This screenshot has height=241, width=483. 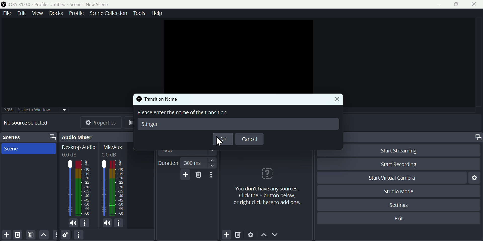 What do you see at coordinates (44, 234) in the screenshot?
I see `Up` at bounding box center [44, 234].